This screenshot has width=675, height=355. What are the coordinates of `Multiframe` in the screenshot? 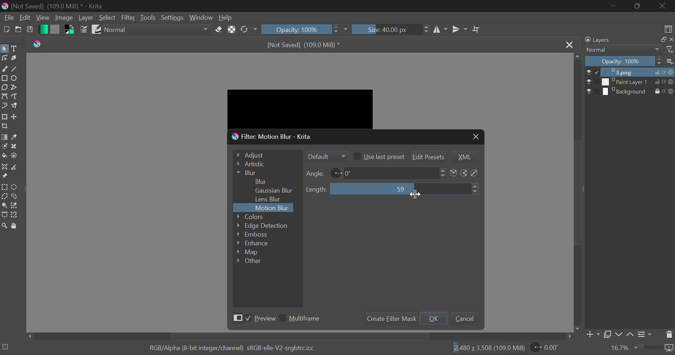 It's located at (302, 319).